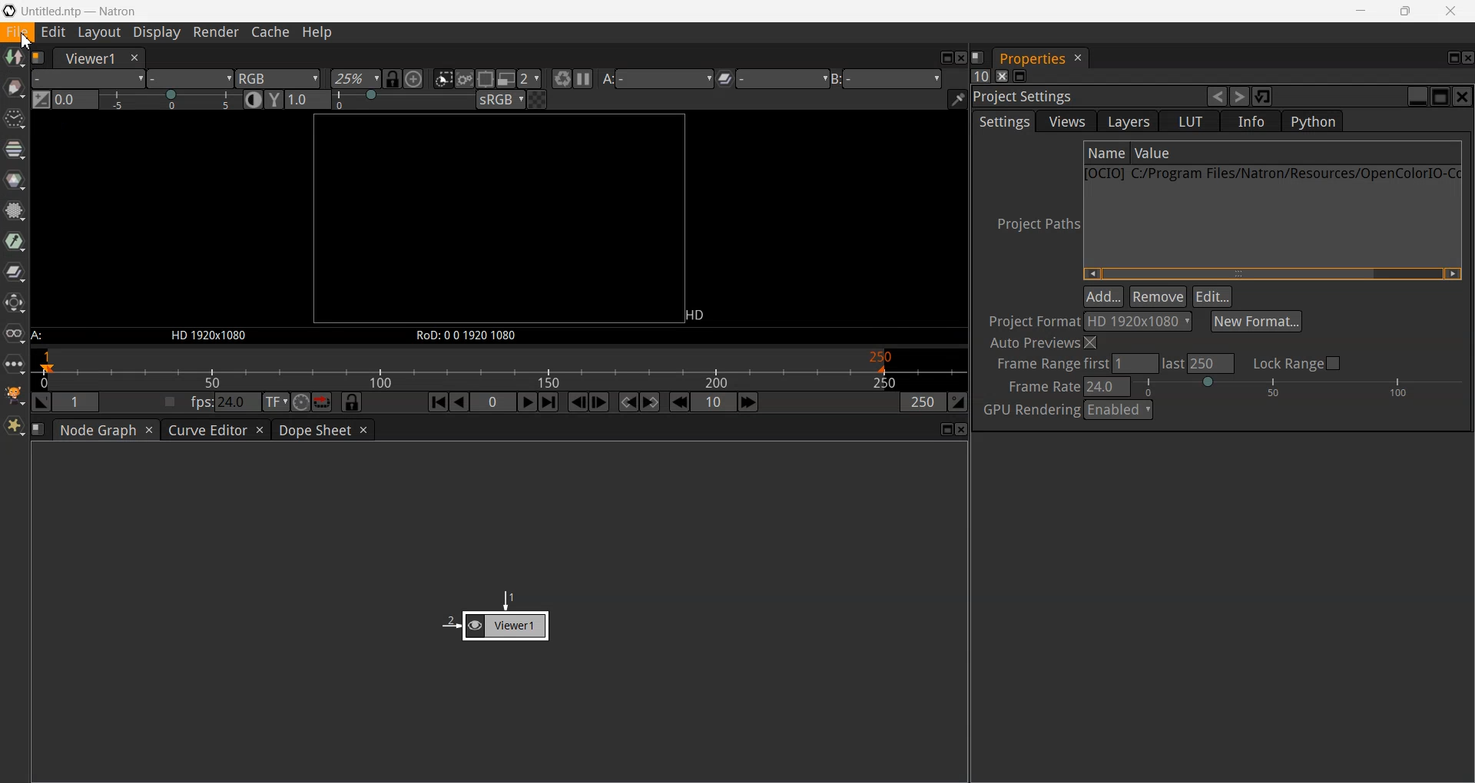 This screenshot has height=783, width=1475. Describe the element at coordinates (1218, 96) in the screenshot. I see `Undo` at that location.